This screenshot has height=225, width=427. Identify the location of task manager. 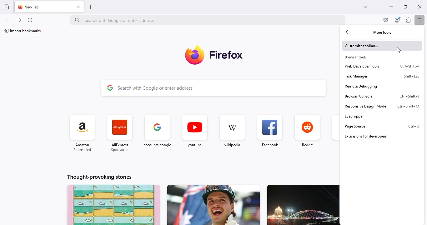
(371, 76).